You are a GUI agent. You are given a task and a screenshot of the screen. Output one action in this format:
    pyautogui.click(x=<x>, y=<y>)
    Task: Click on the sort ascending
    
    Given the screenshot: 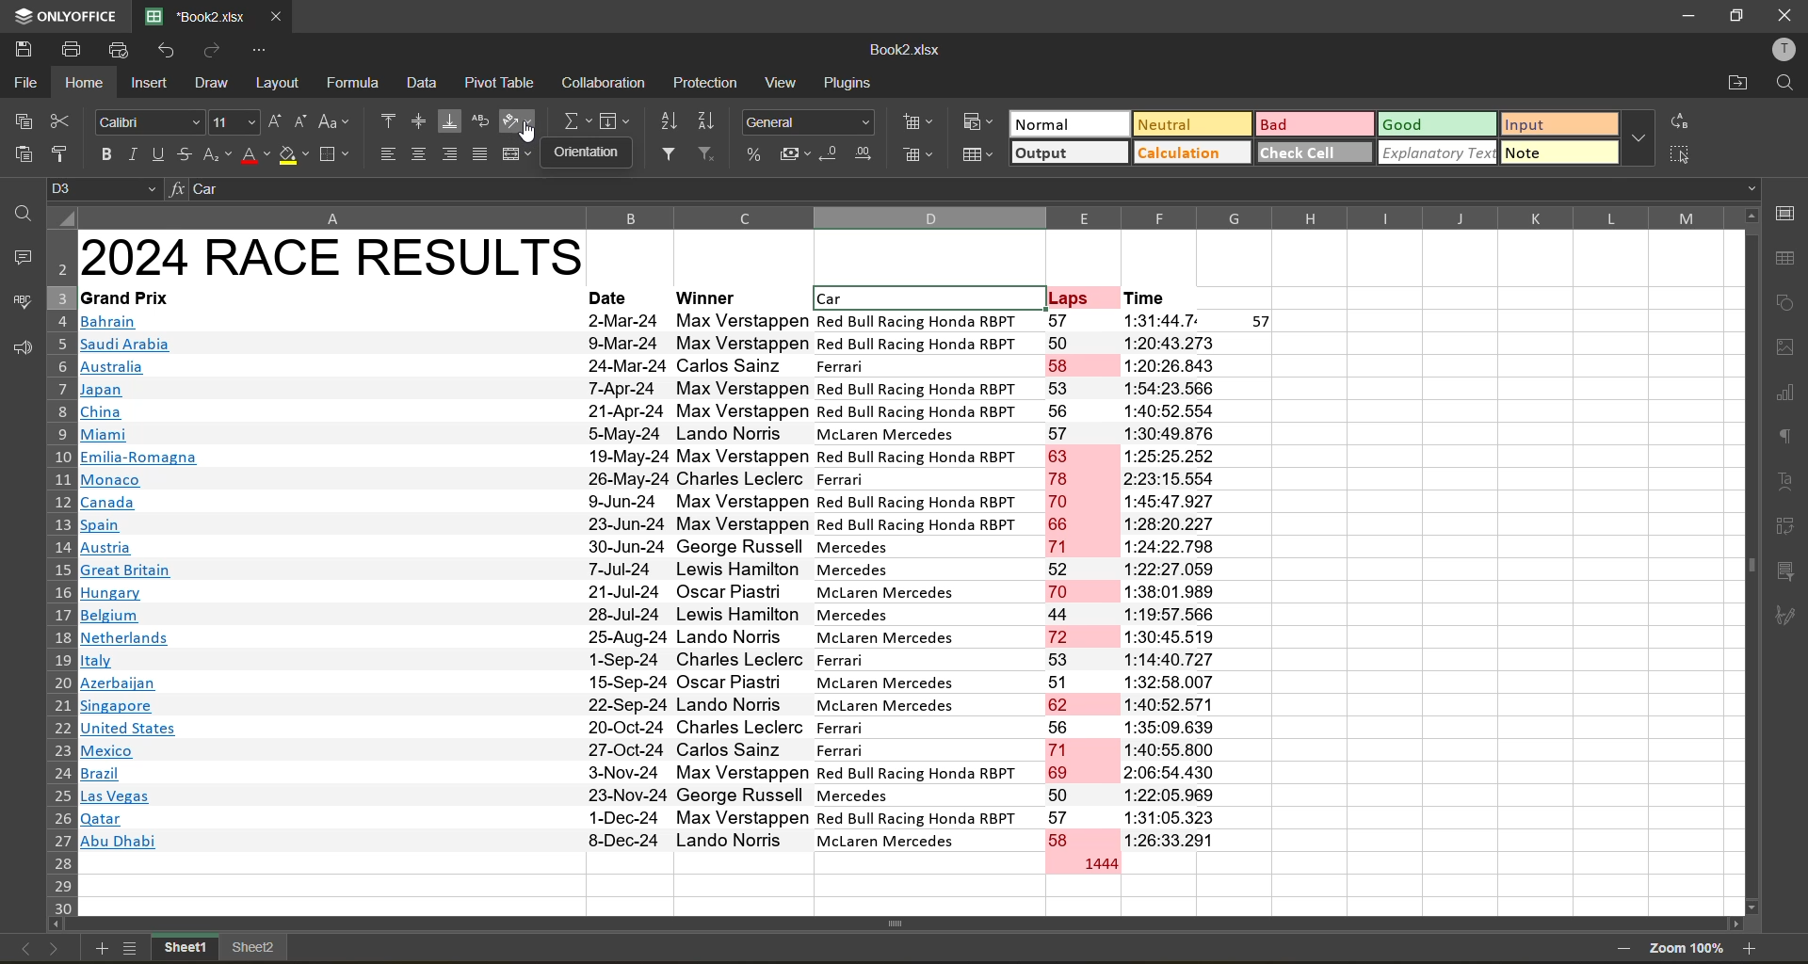 What is the action you would take?
    pyautogui.click(x=666, y=120)
    